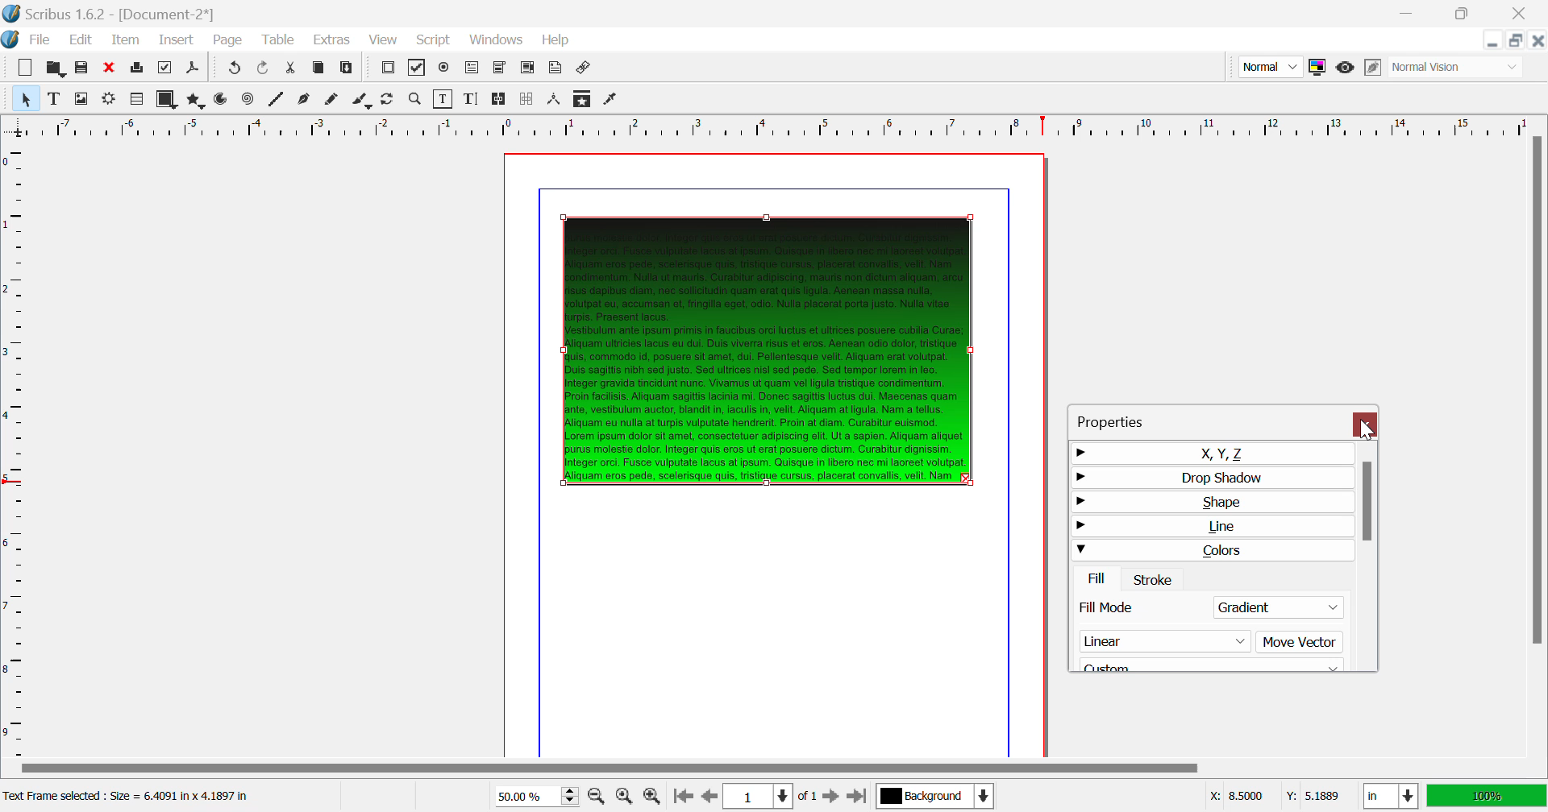  What do you see at coordinates (1211, 528) in the screenshot?
I see `Line` at bounding box center [1211, 528].